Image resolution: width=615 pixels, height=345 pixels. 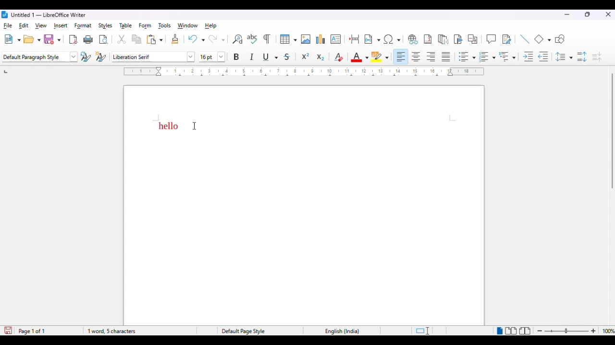 What do you see at coordinates (83, 26) in the screenshot?
I see `format` at bounding box center [83, 26].